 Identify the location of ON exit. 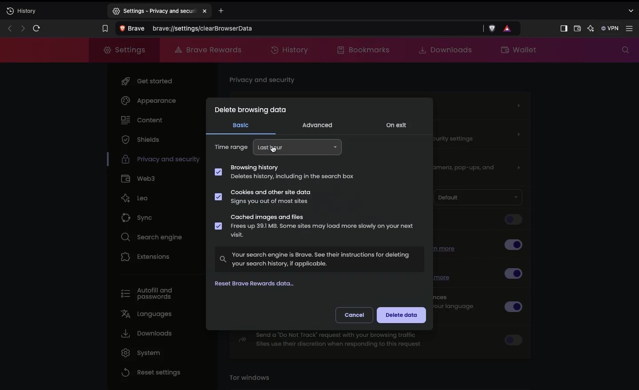
(398, 126).